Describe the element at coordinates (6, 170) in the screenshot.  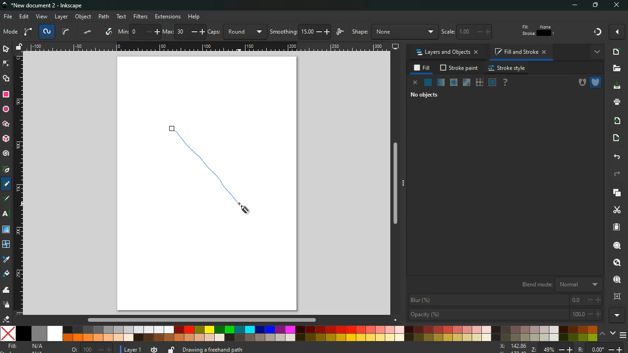
I see `pic` at that location.